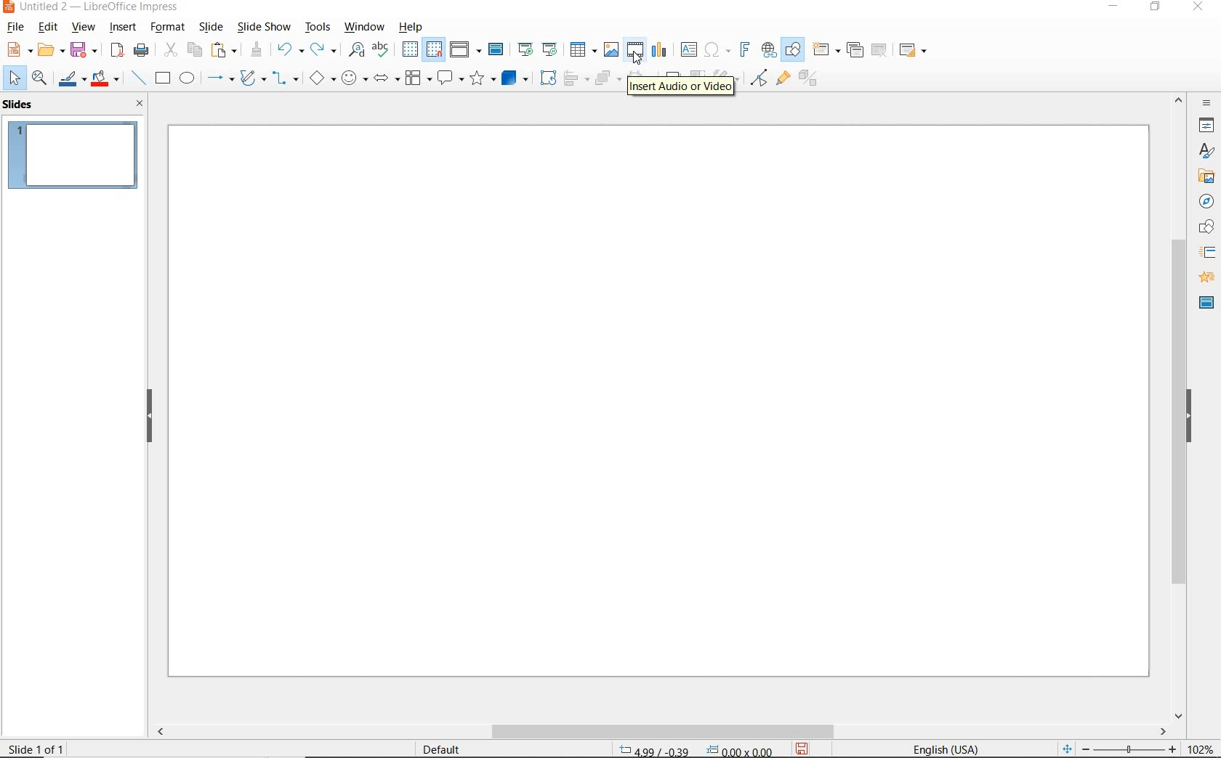 This screenshot has width=1221, height=758. I want to click on SLIDE LAYOUT, so click(913, 50).